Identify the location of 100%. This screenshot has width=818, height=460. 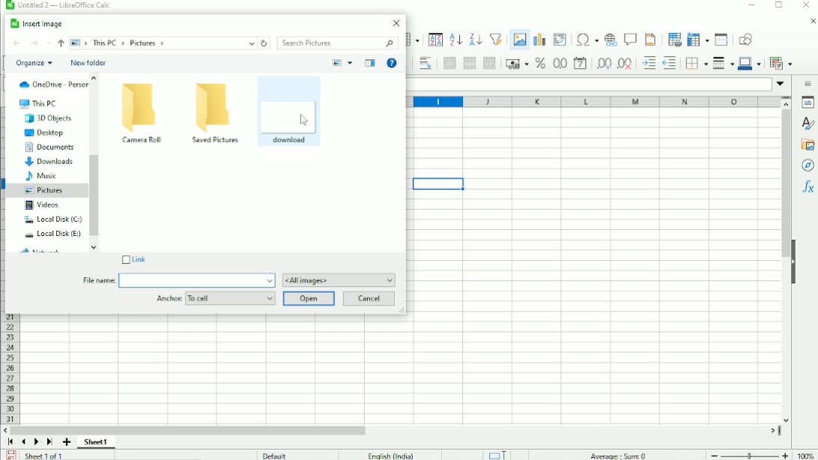
(807, 456).